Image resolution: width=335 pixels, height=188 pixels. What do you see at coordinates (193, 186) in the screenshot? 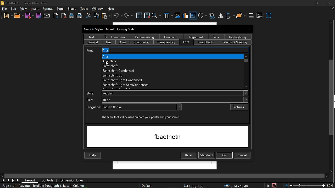
I see `co-ordinates (3.30/1.96)` at bounding box center [193, 186].